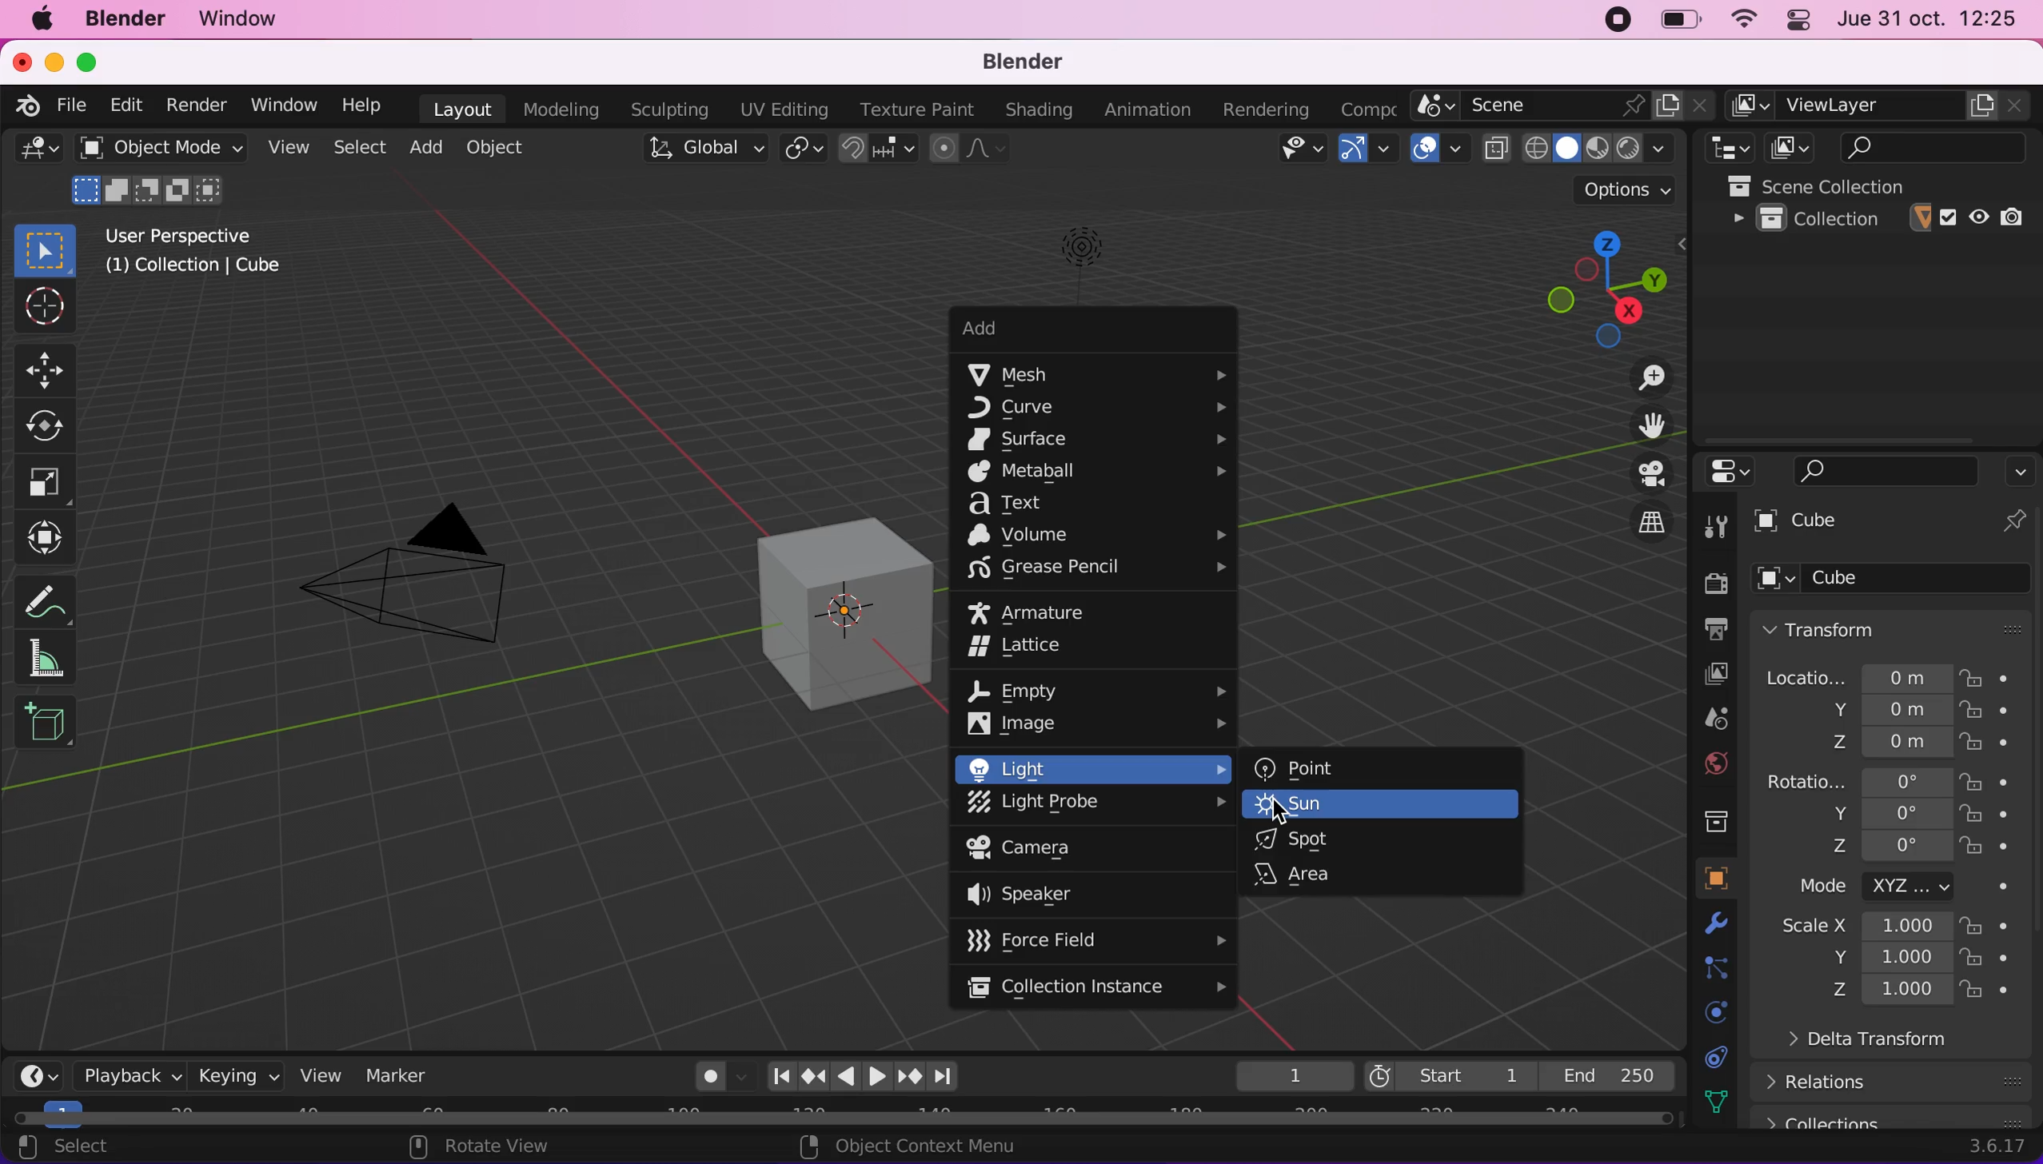  I want to click on close, so click(21, 63).